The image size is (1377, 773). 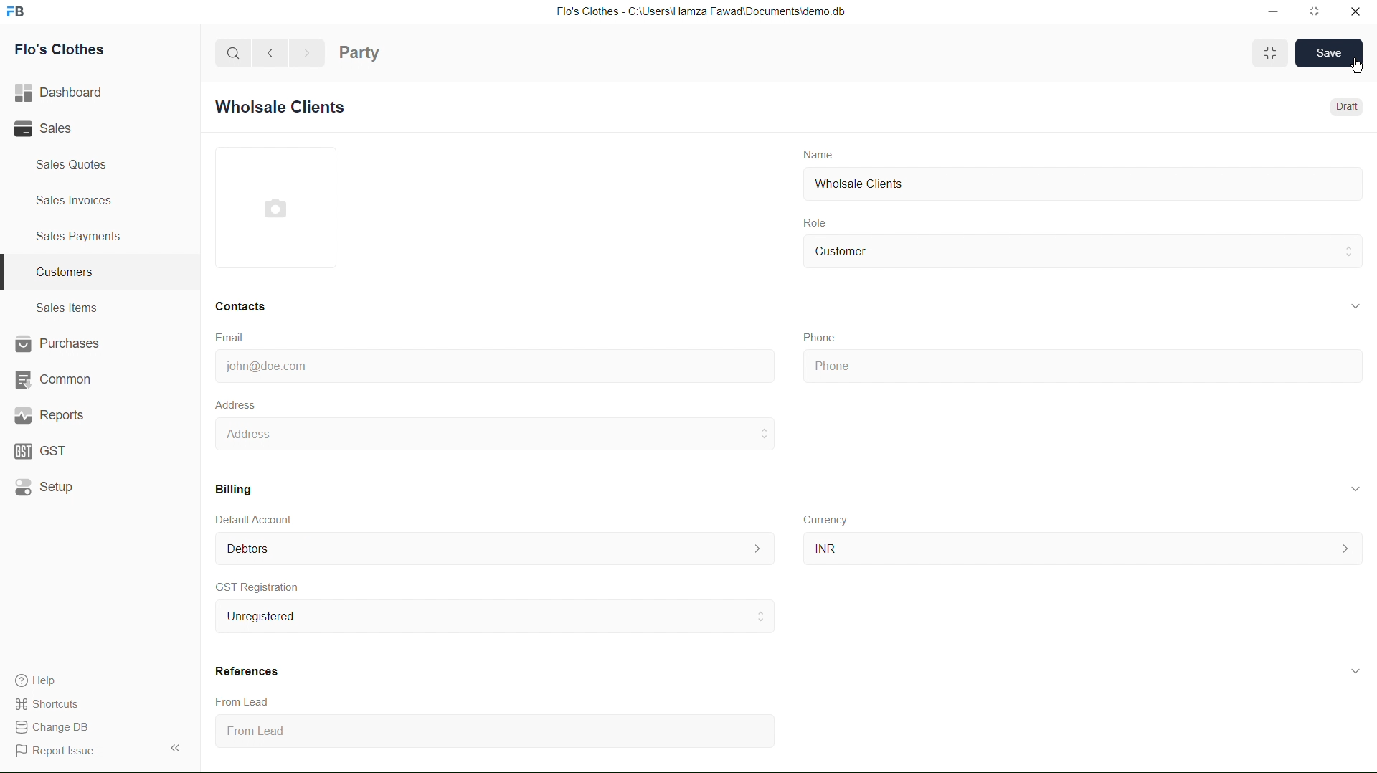 I want to click on search, so click(x=229, y=52).